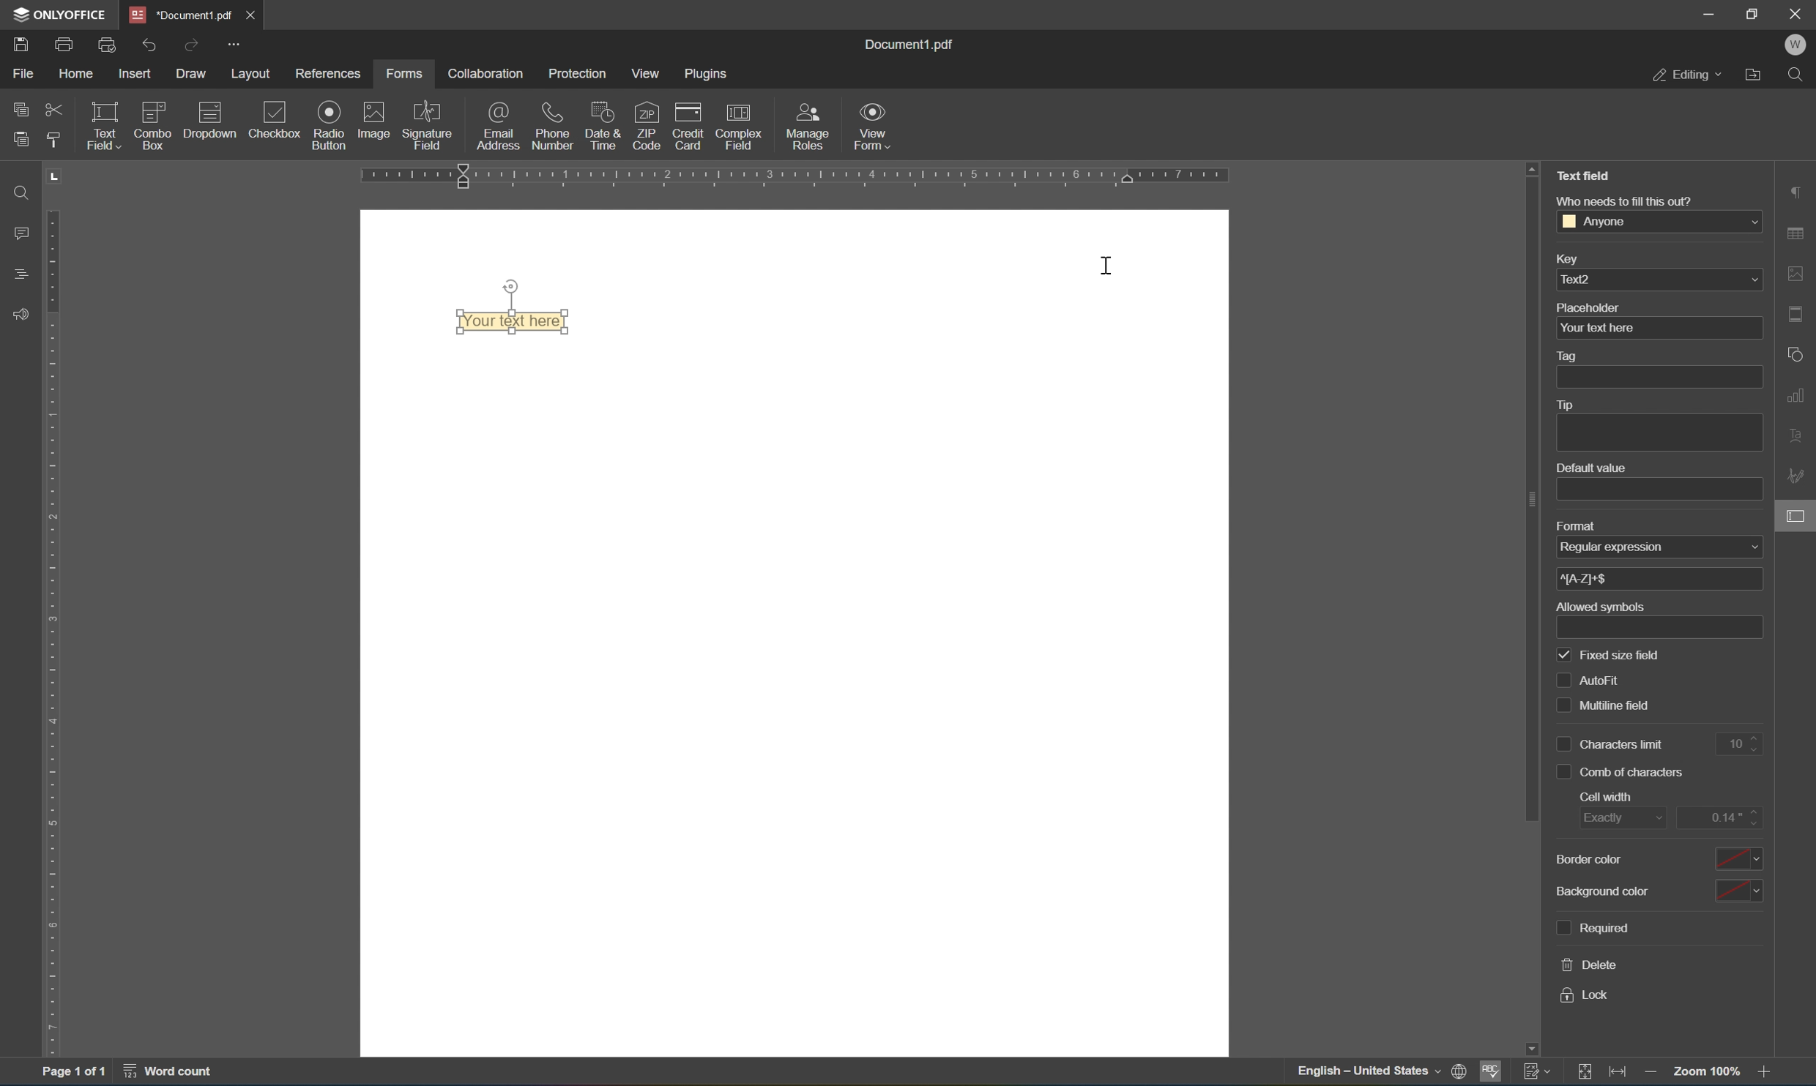 This screenshot has height=1086, width=1816. I want to click on spell checking, so click(1492, 1071).